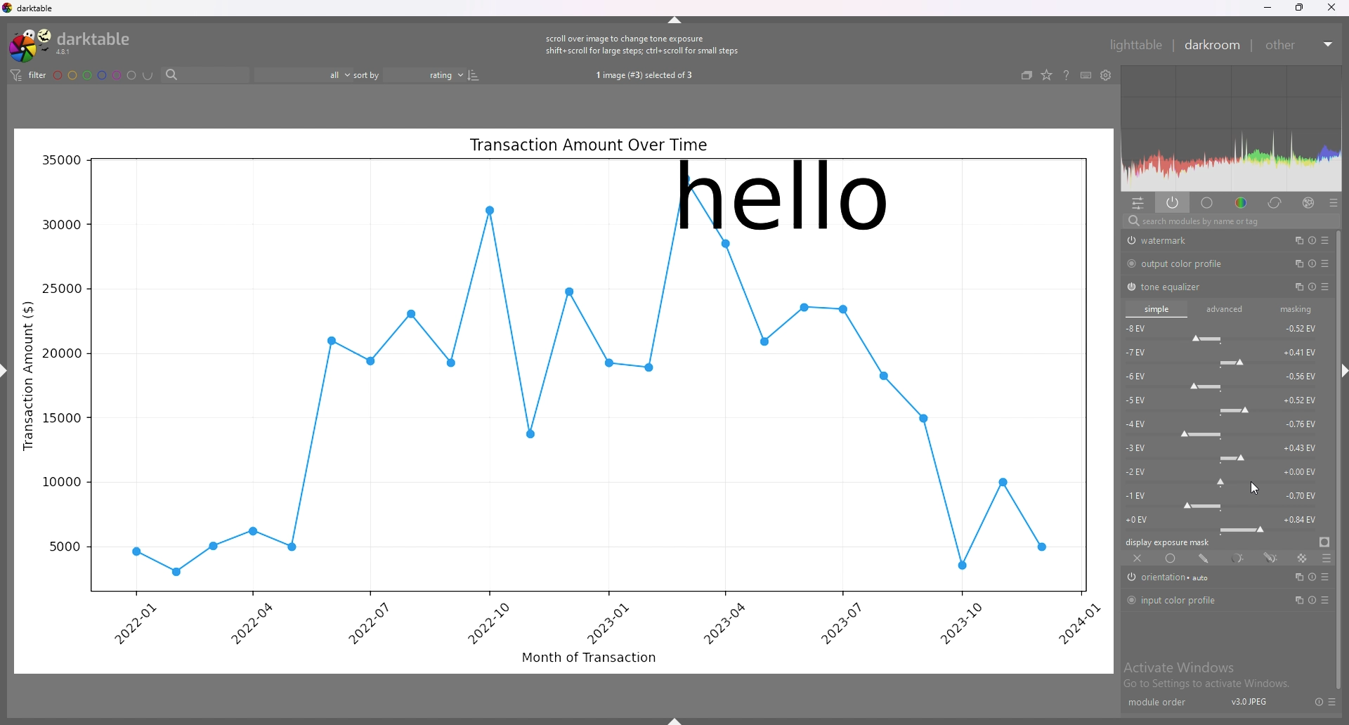  I want to click on expand/collapse , so click(1328, 44).